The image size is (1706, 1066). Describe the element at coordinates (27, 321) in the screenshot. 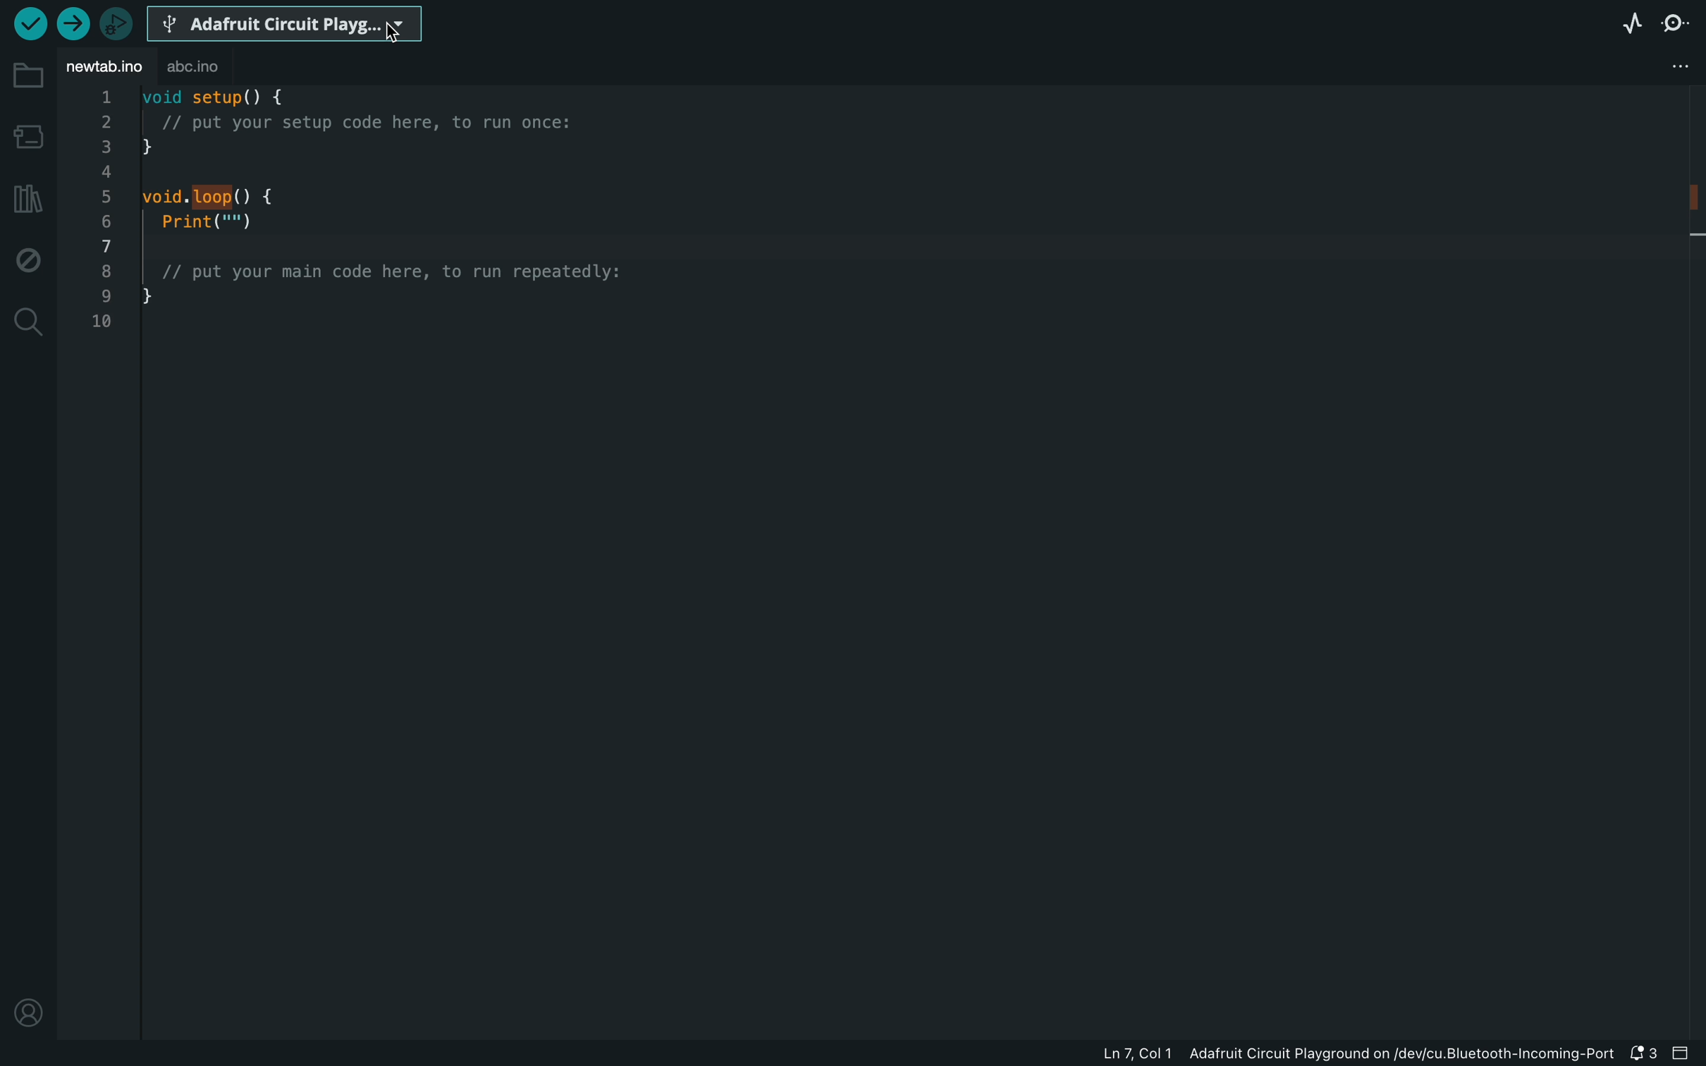

I see `search` at that location.